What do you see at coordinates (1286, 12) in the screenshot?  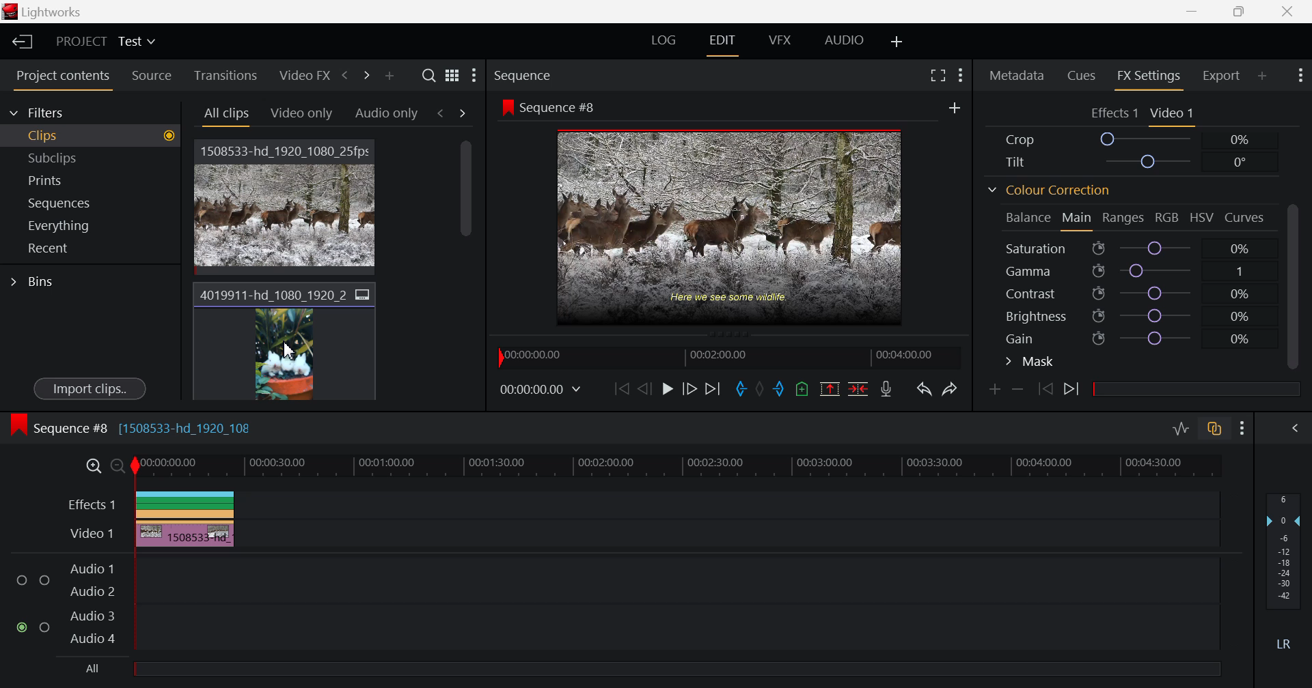 I see `Close` at bounding box center [1286, 12].